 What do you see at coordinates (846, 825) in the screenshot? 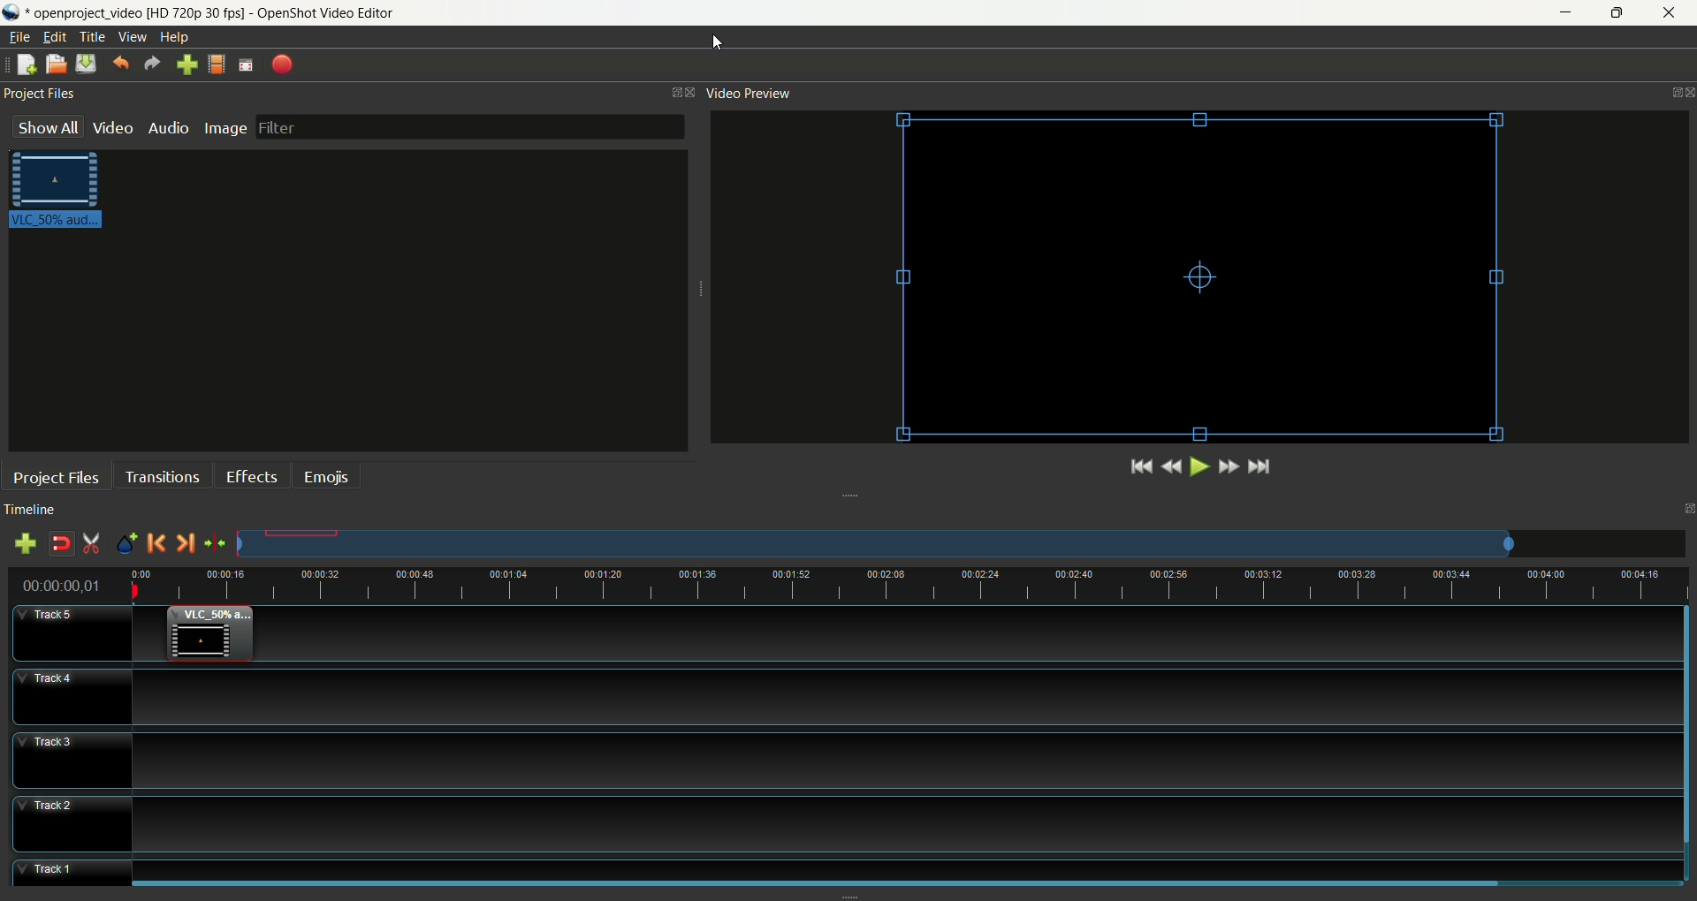
I see `track2` at bounding box center [846, 825].